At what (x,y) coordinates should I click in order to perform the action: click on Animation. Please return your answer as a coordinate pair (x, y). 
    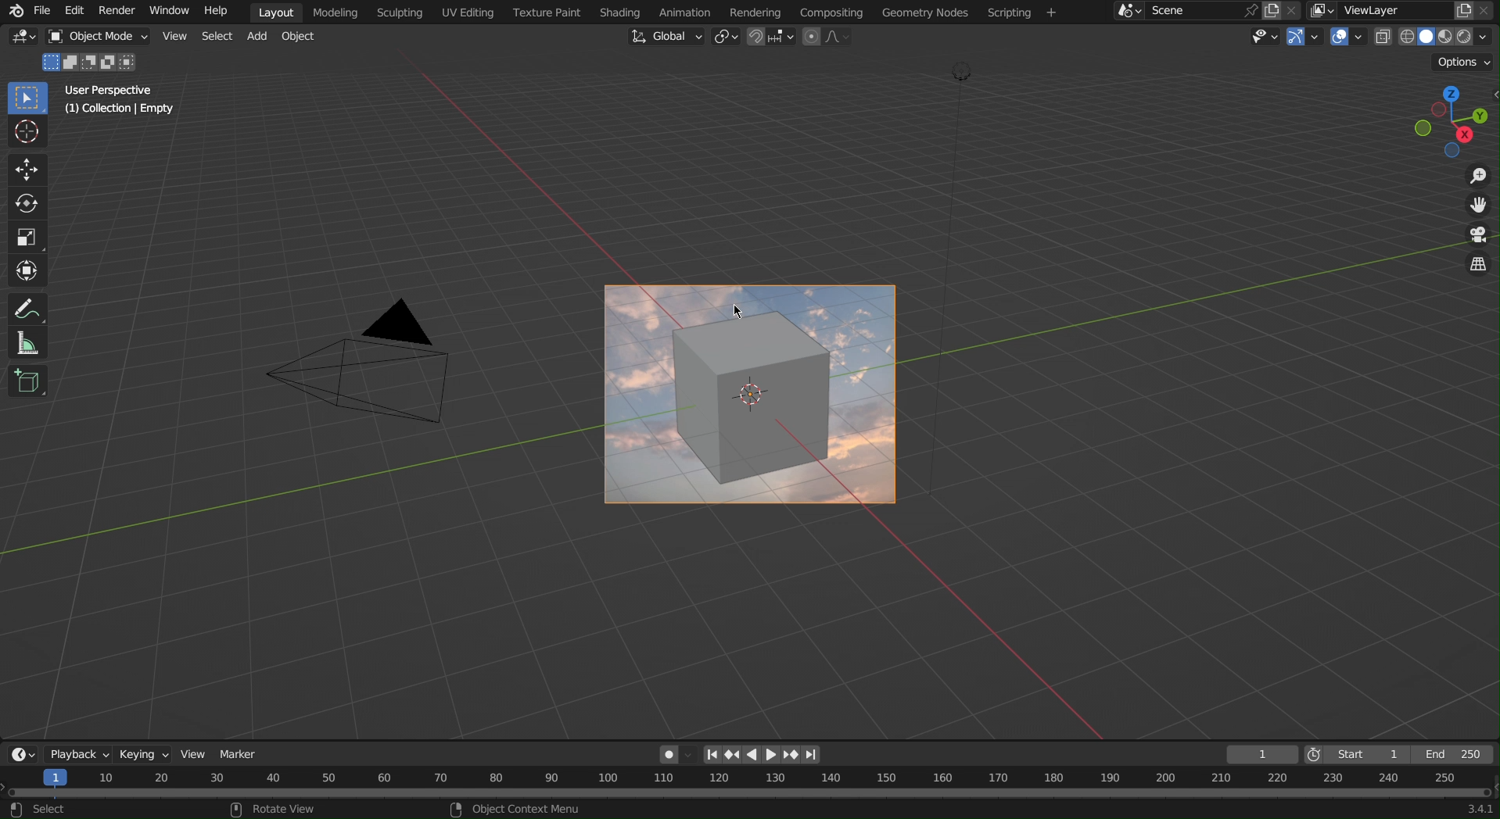
    Looking at the image, I should click on (684, 11).